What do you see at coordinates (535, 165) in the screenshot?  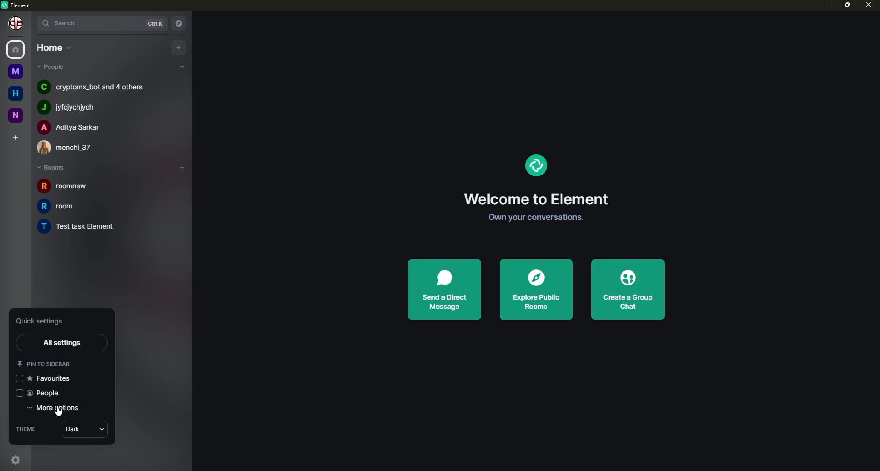 I see `element` at bounding box center [535, 165].